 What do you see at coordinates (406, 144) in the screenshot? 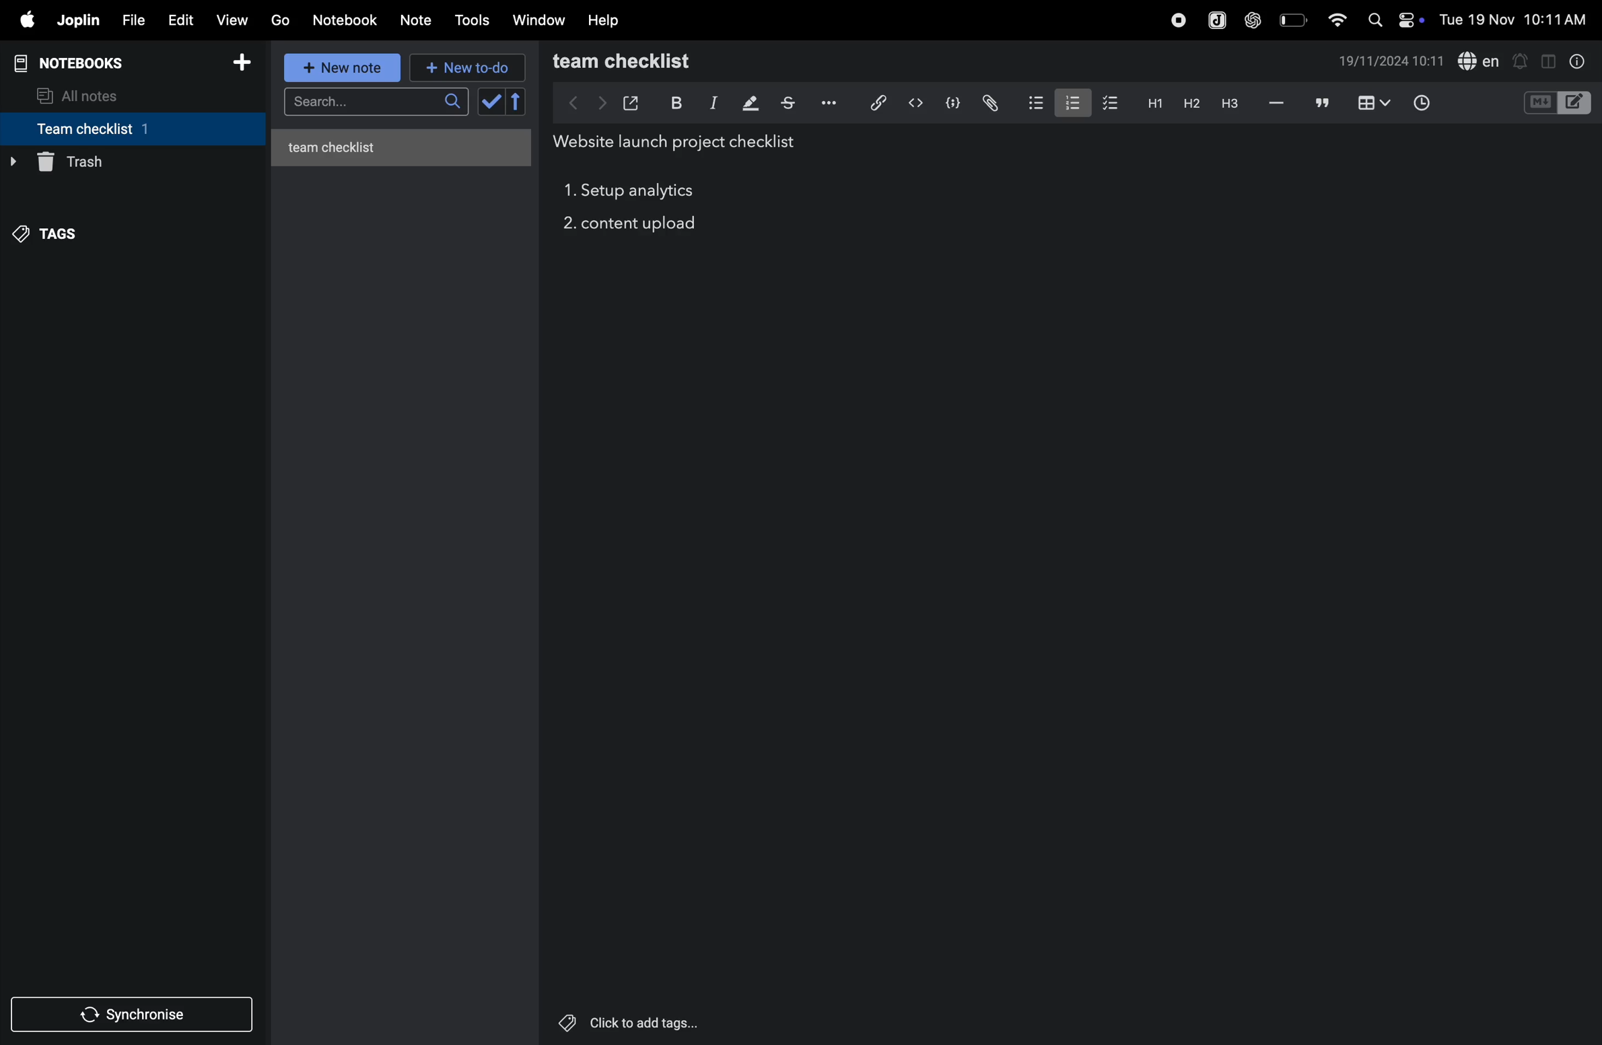
I see `untitled` at bounding box center [406, 144].